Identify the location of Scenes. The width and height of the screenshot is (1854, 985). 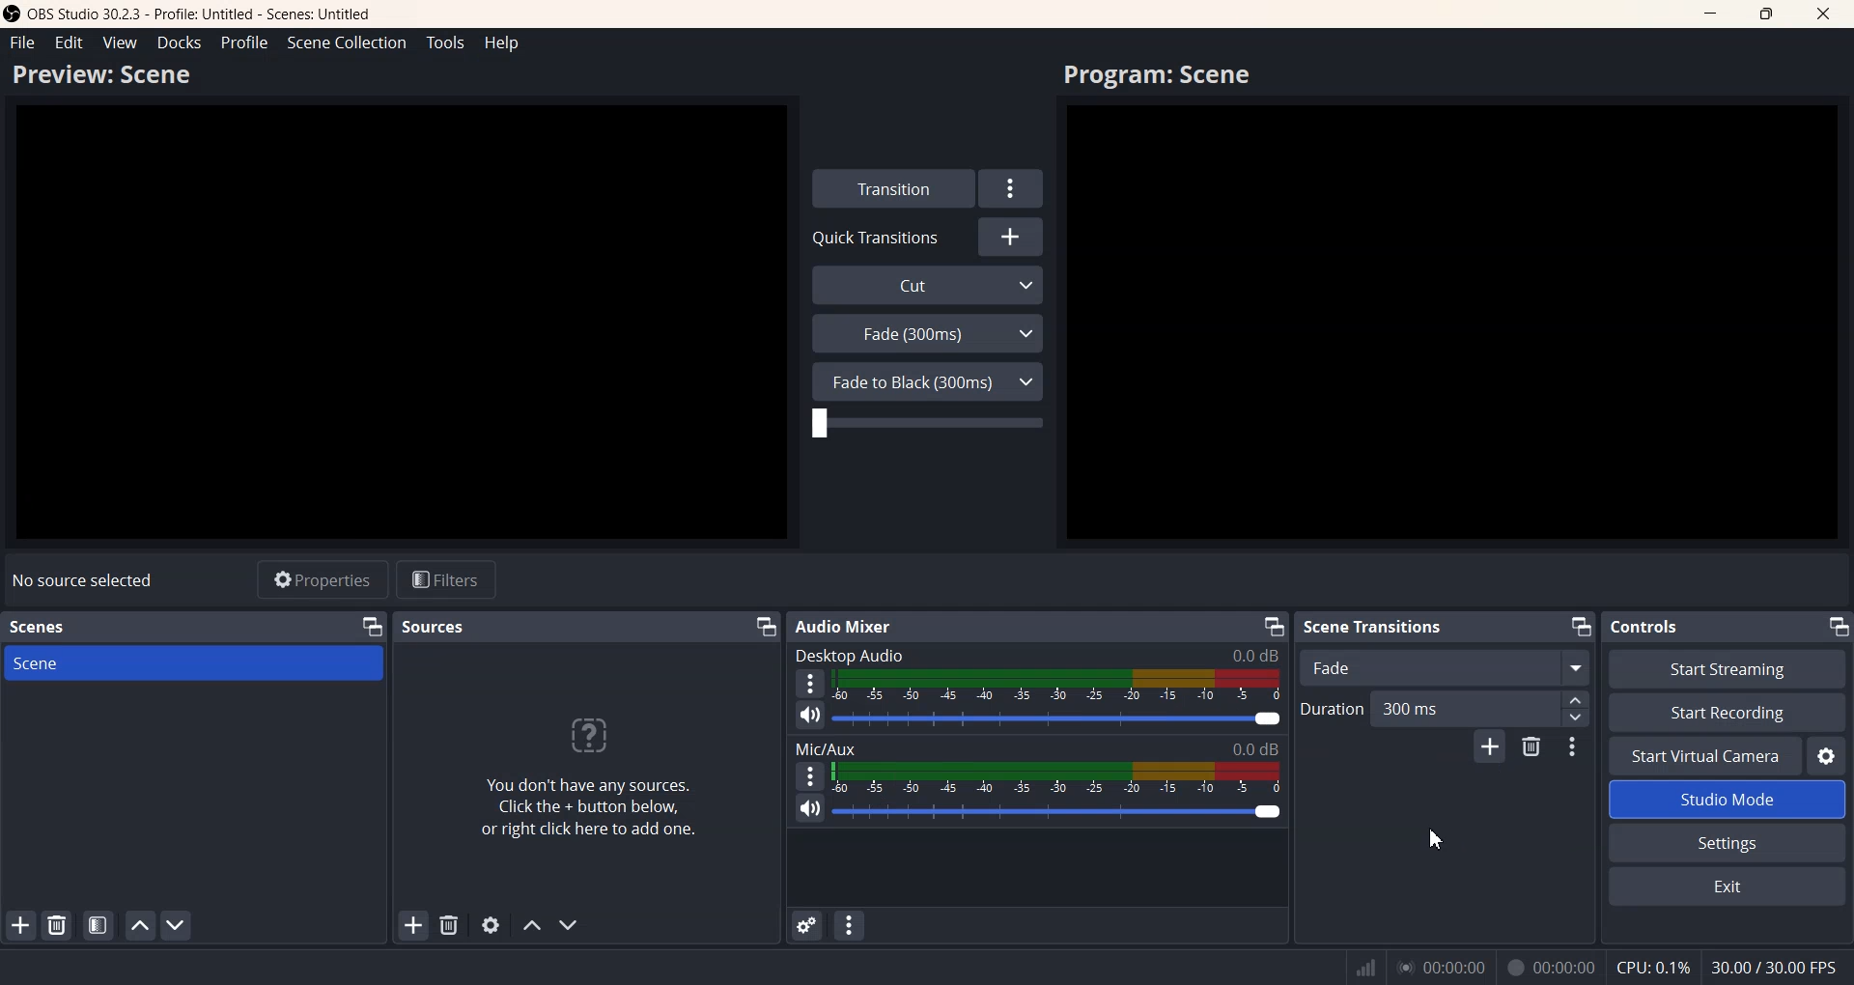
(41, 628).